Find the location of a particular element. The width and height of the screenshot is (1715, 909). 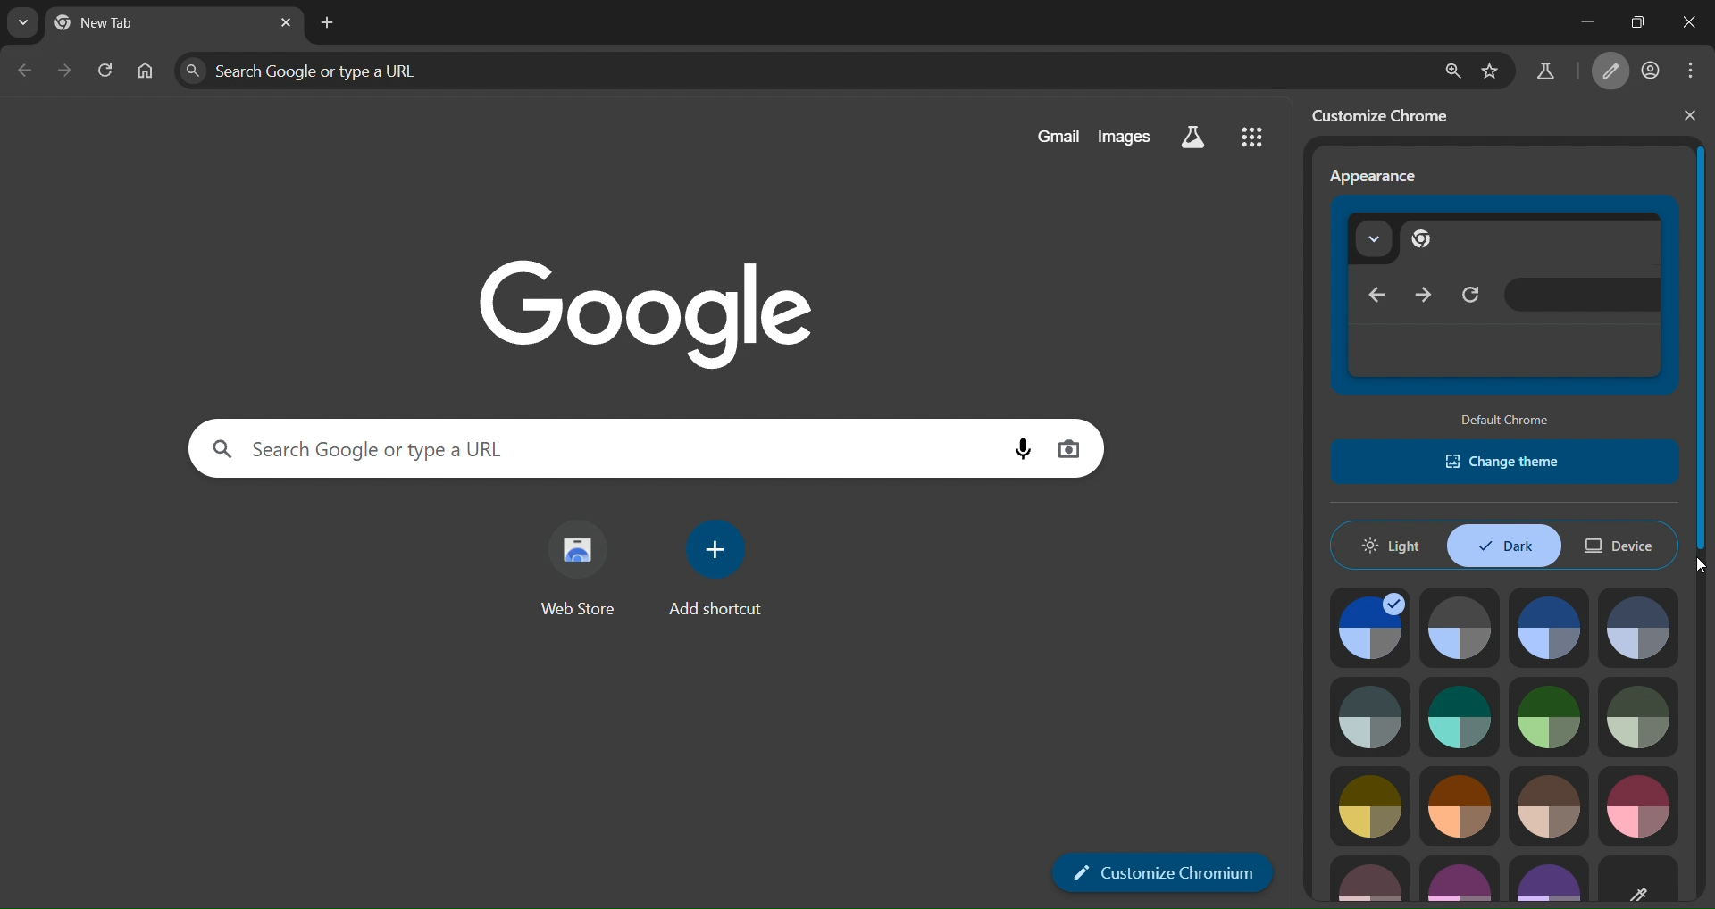

close is located at coordinates (1691, 25).